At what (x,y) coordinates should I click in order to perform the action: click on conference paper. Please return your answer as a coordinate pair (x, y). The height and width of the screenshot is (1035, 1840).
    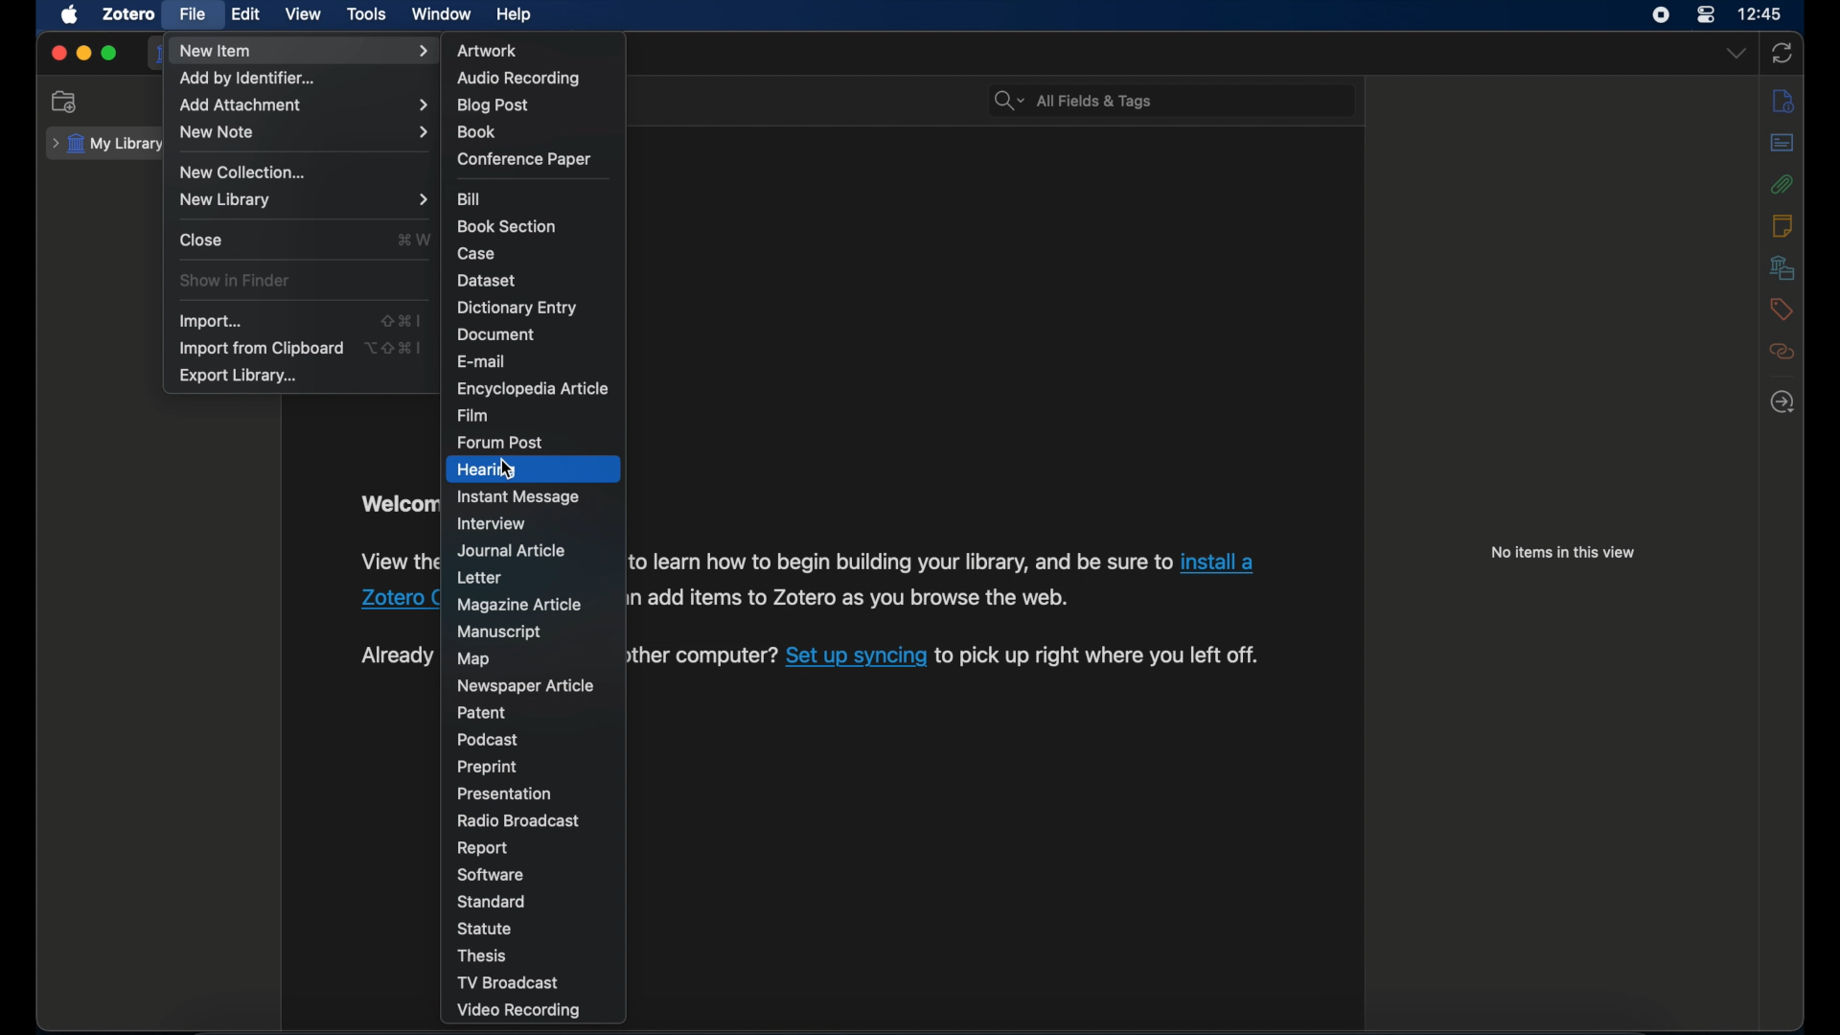
    Looking at the image, I should click on (523, 158).